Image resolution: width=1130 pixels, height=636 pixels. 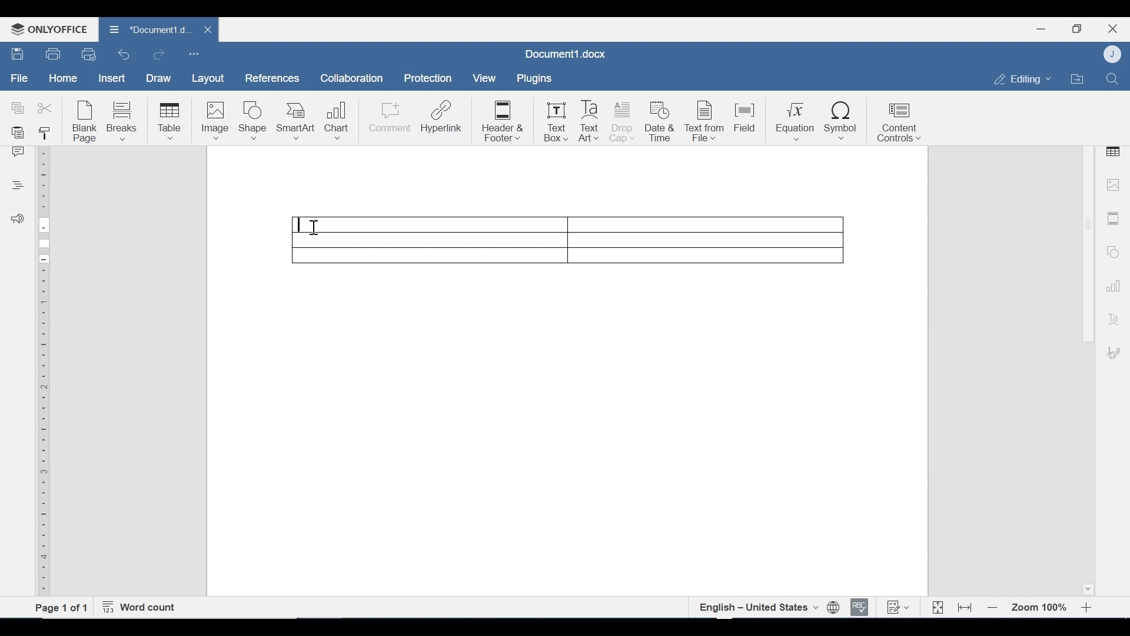 What do you see at coordinates (296, 121) in the screenshot?
I see `SmartArt` at bounding box center [296, 121].